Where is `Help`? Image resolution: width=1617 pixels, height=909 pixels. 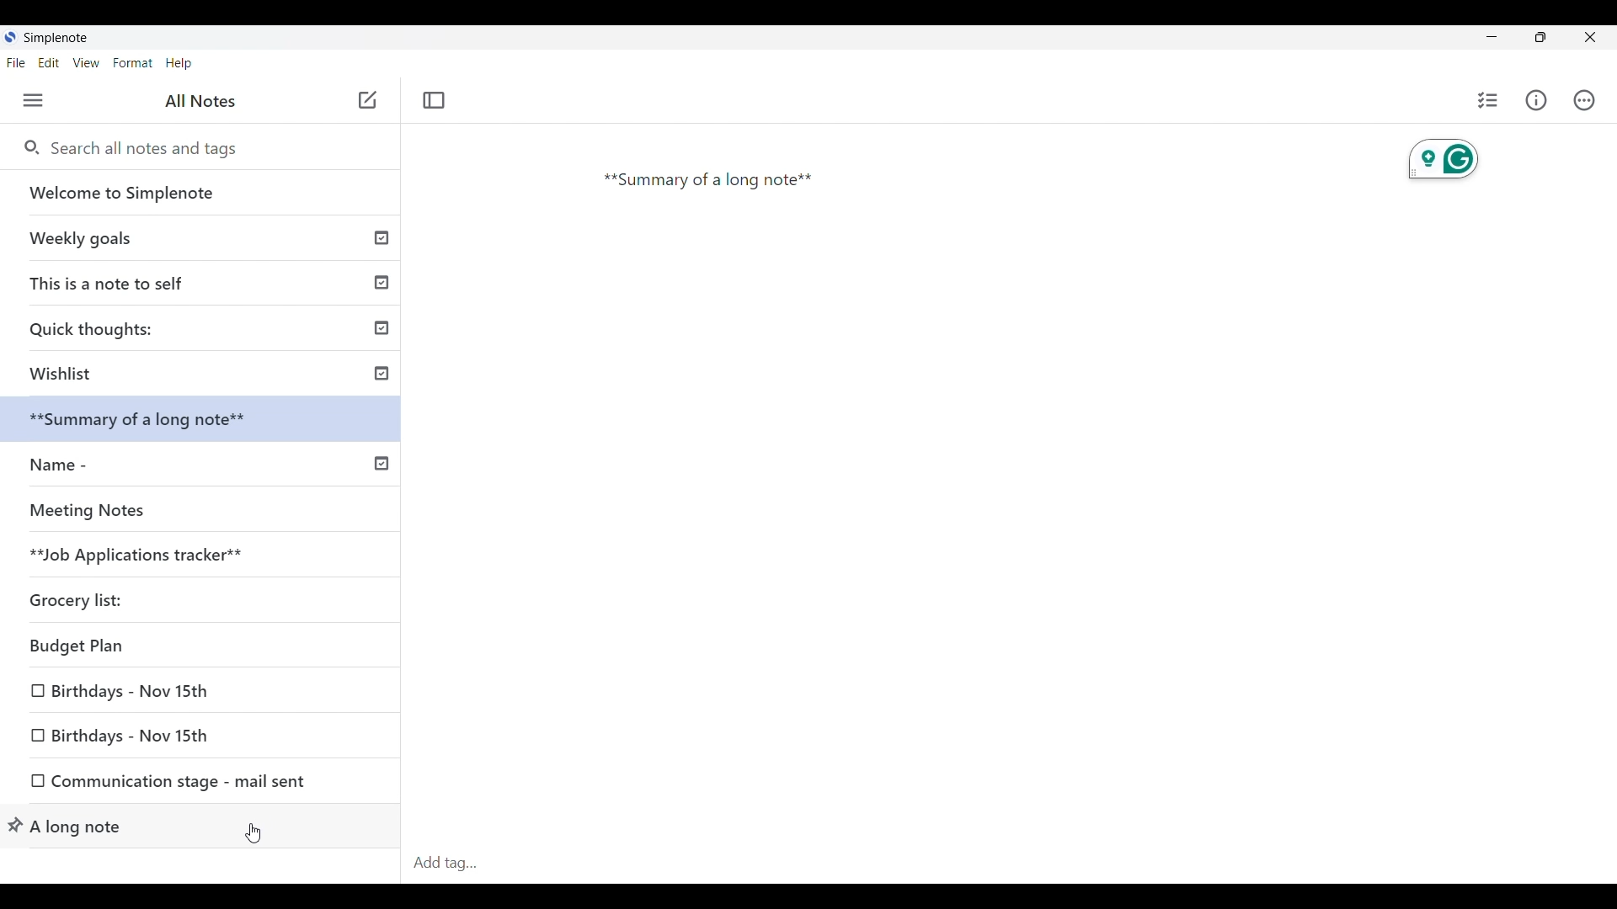 Help is located at coordinates (179, 64).